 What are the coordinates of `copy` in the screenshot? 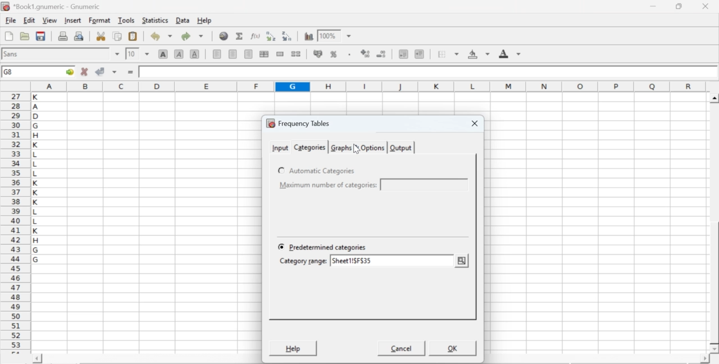 It's located at (118, 36).